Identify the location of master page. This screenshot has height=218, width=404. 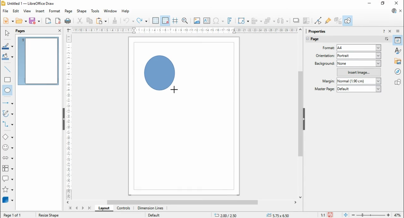
(325, 89).